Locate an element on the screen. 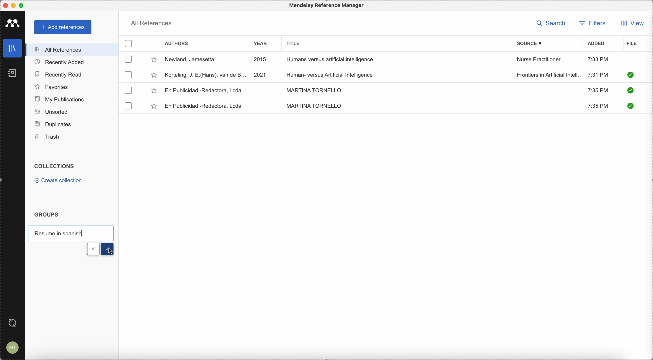  2015 is located at coordinates (261, 60).